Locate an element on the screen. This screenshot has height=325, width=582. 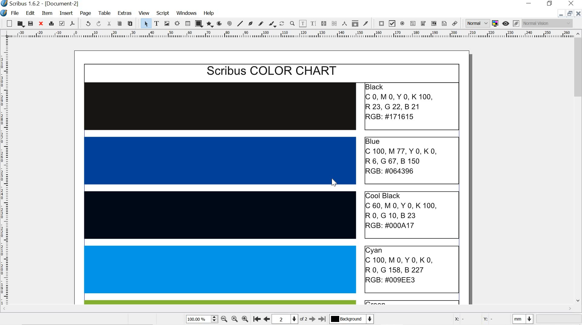
Black C0,M0,Y0,K100, R23,G22 B21 RGB: #171615 is located at coordinates (412, 106).